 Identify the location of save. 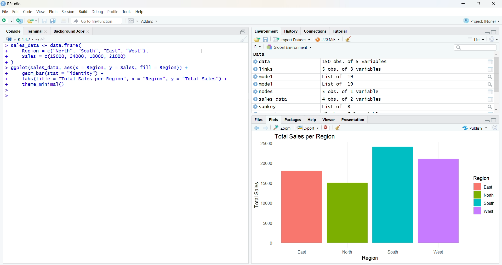
(267, 40).